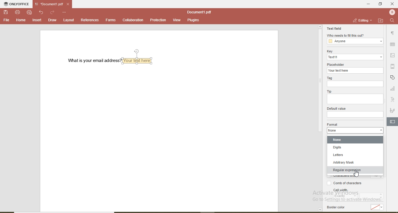 The height and width of the screenshot is (213, 398). What do you see at coordinates (378, 207) in the screenshot?
I see `color selector` at bounding box center [378, 207].